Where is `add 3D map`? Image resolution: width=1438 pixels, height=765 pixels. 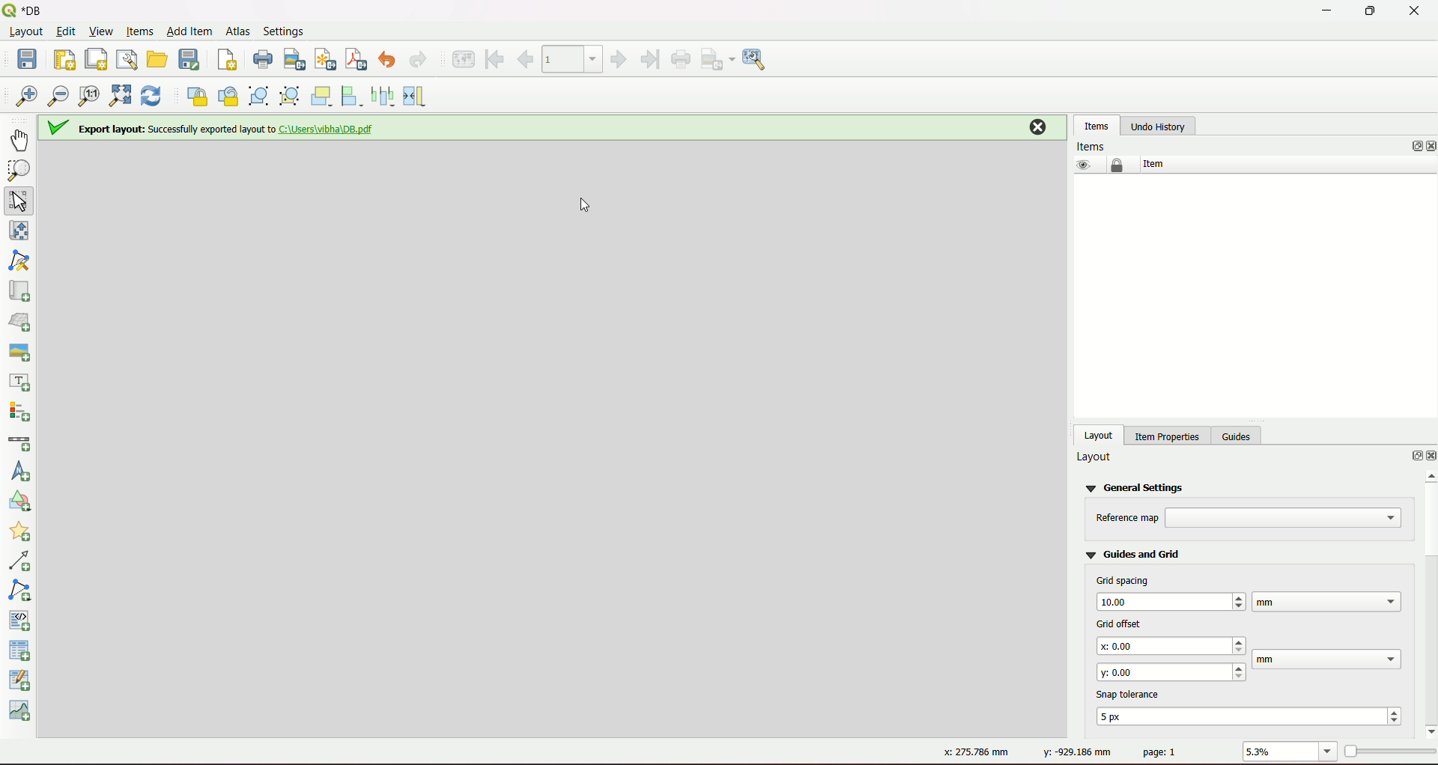
add 3D map is located at coordinates (22, 320).